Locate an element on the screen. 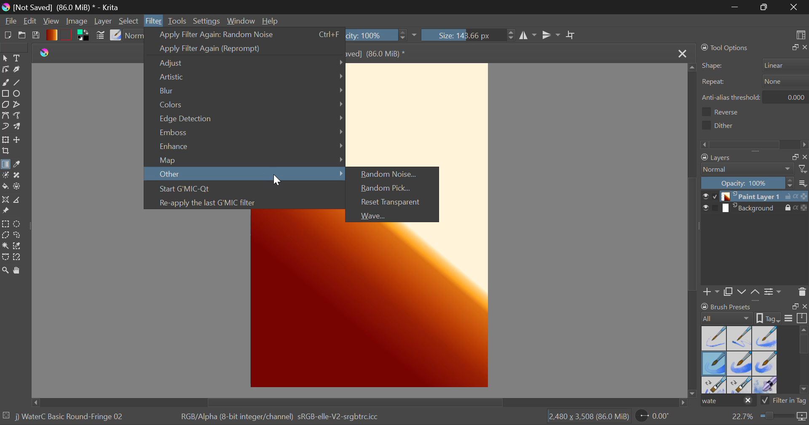 The image size is (809, 425). Choose Workspace is located at coordinates (800, 34).